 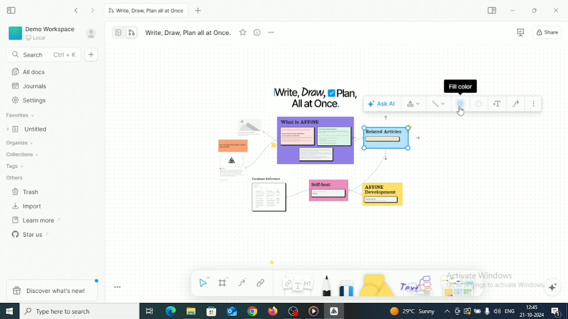 I want to click on Expand sidebar, so click(x=493, y=10).